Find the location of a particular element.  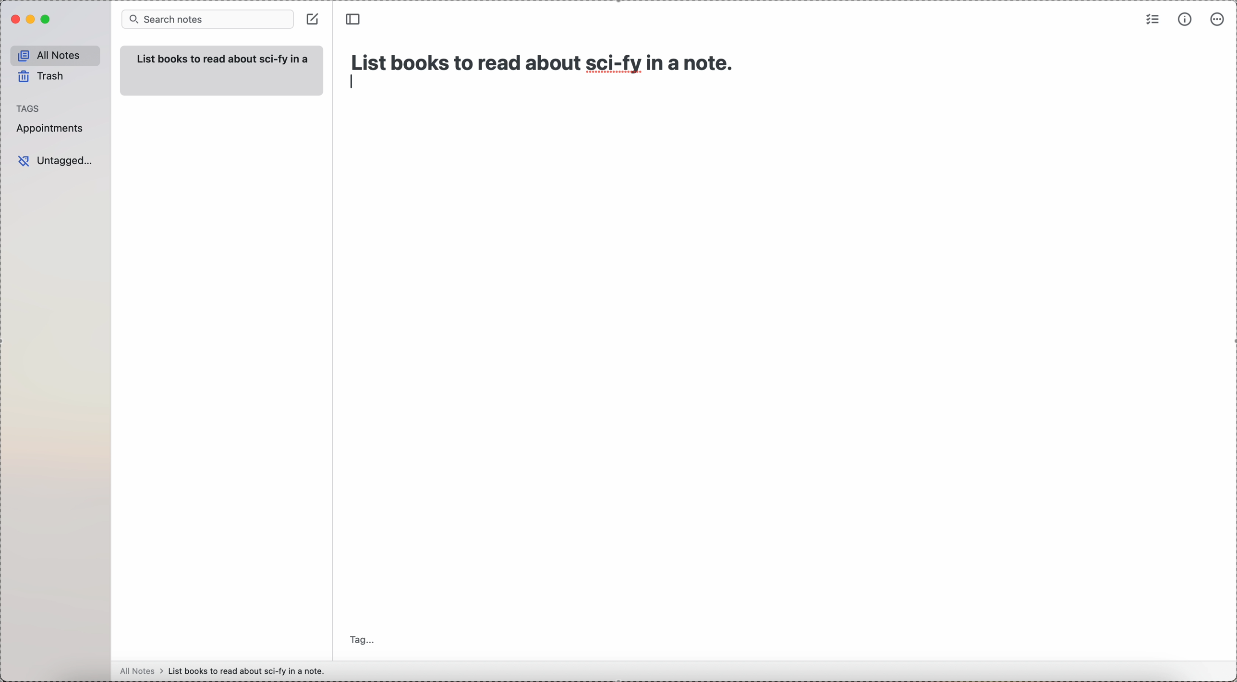

maximize is located at coordinates (46, 21).